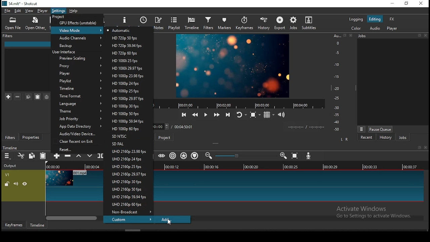 This screenshot has height=242, width=430. Describe the element at coordinates (393, 19) in the screenshot. I see `fx` at that location.